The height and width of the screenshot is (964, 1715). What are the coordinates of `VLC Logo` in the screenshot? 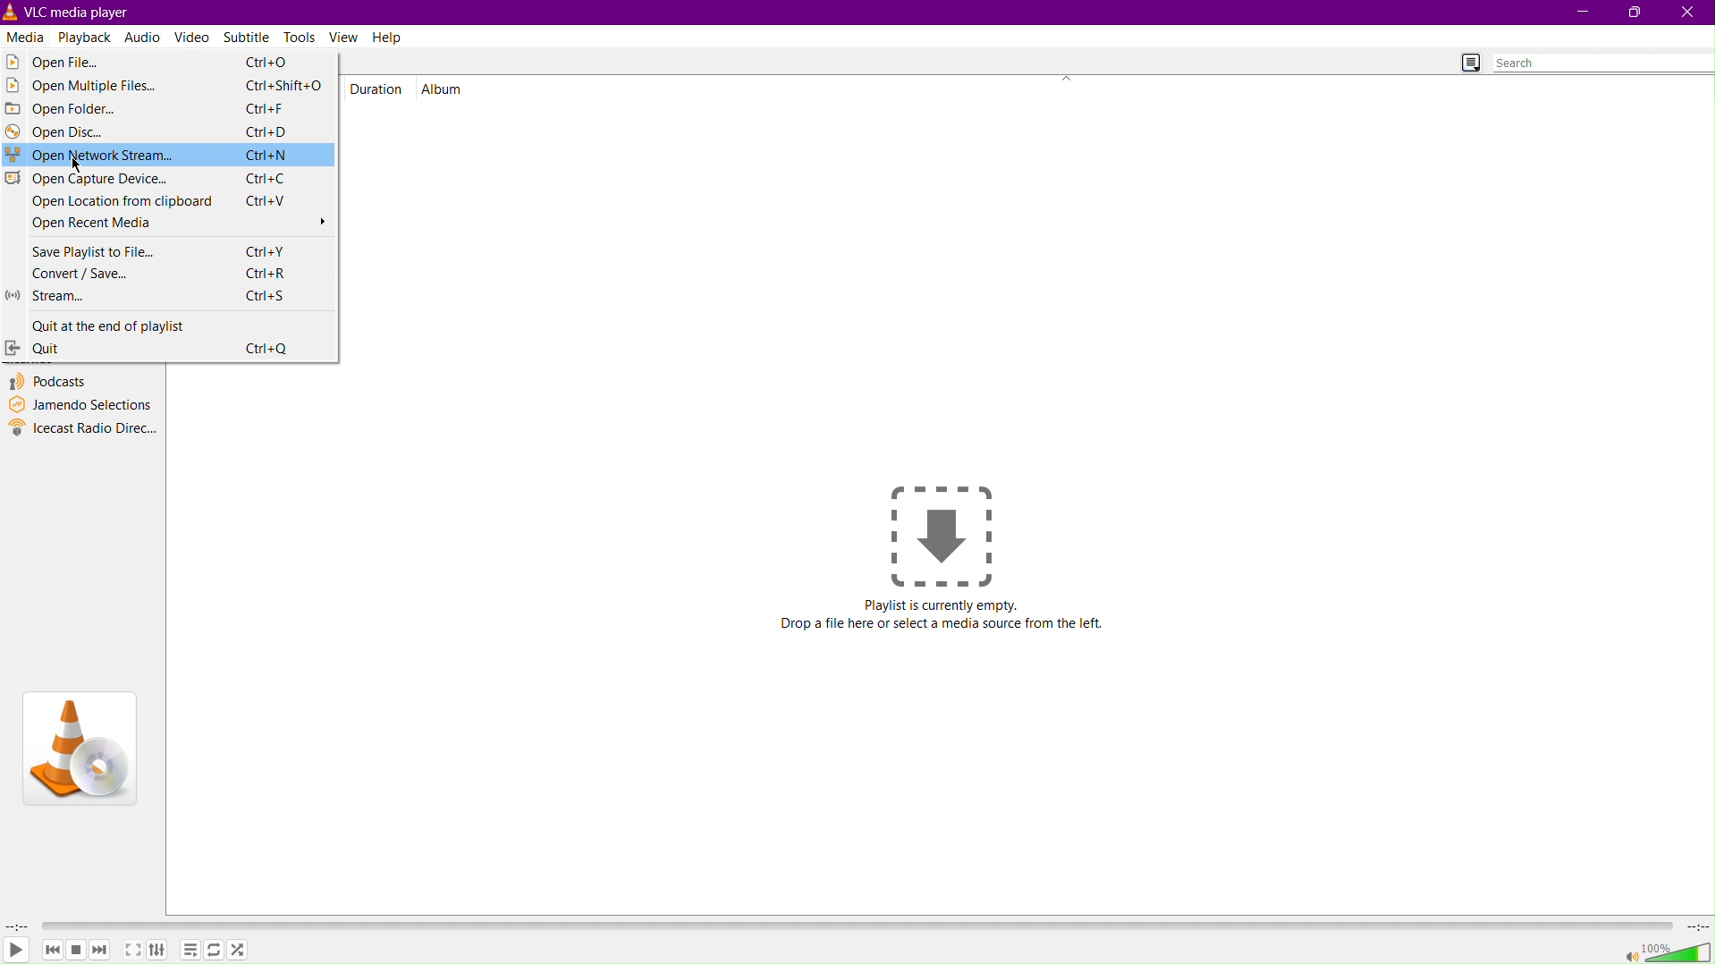 It's located at (80, 750).